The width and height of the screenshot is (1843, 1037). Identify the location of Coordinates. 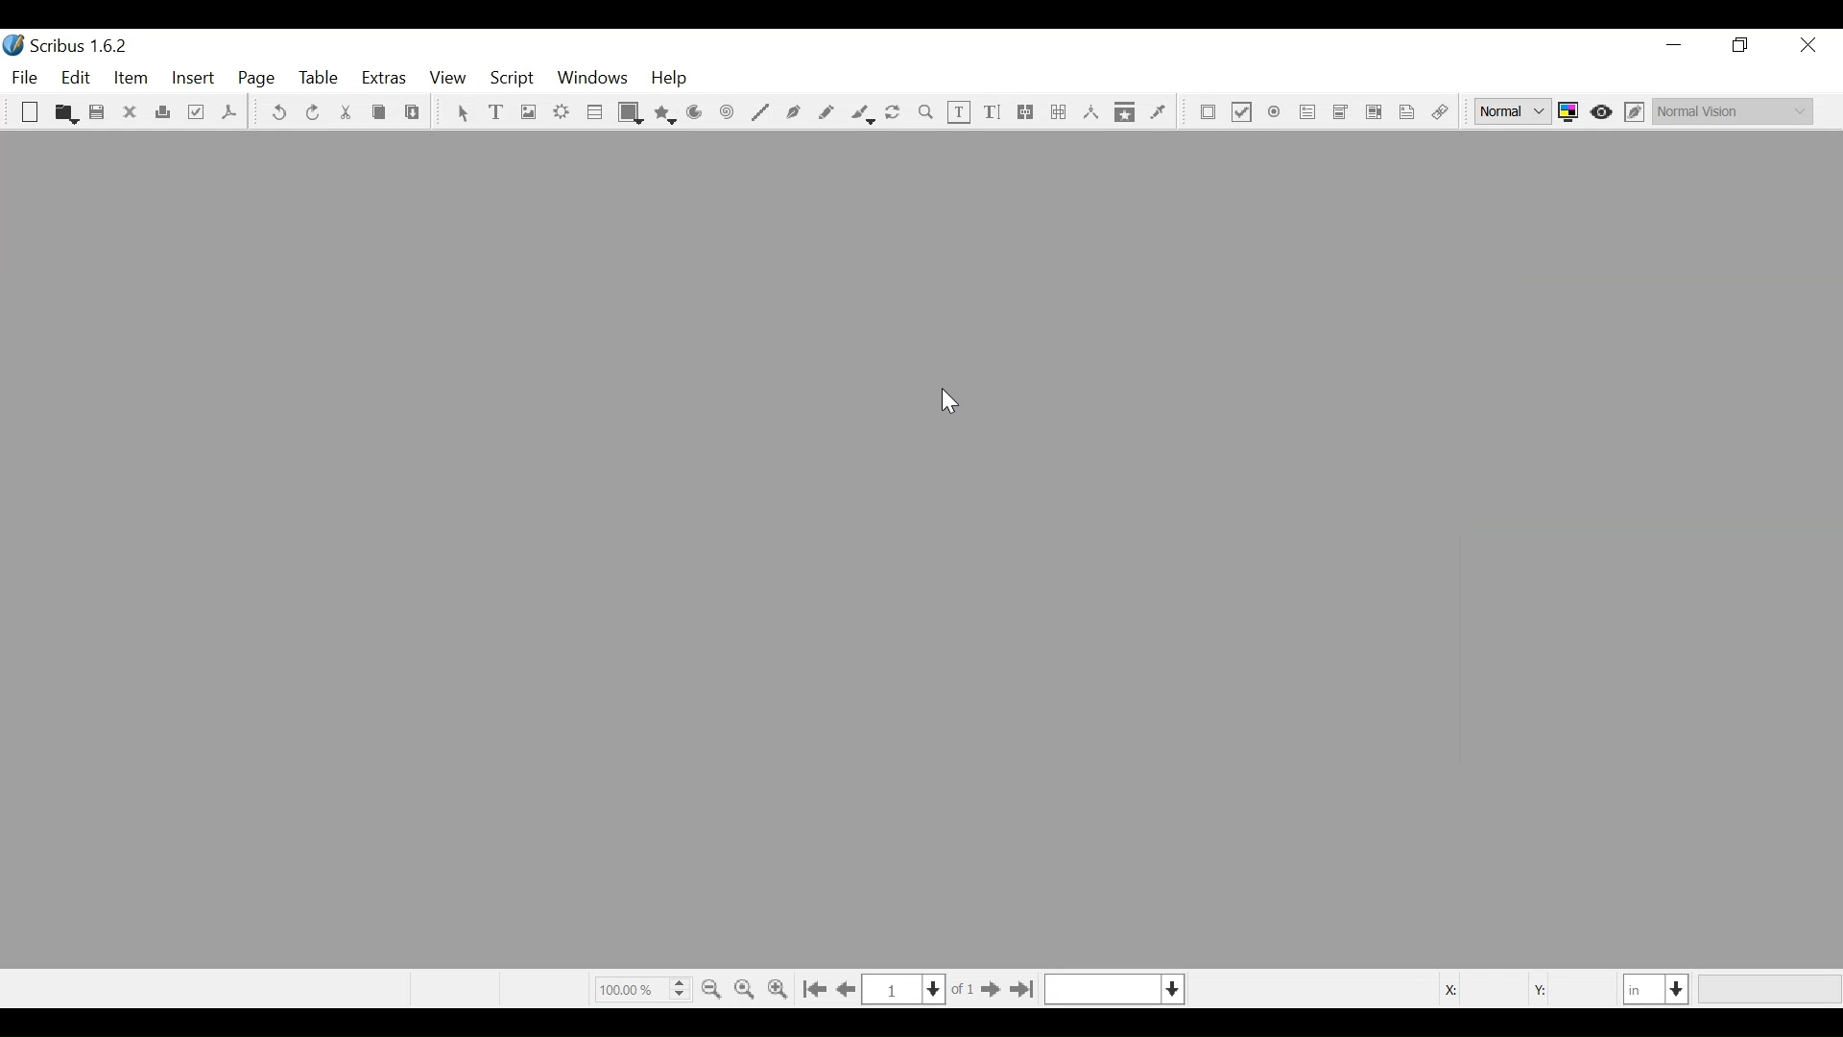
(1516, 988).